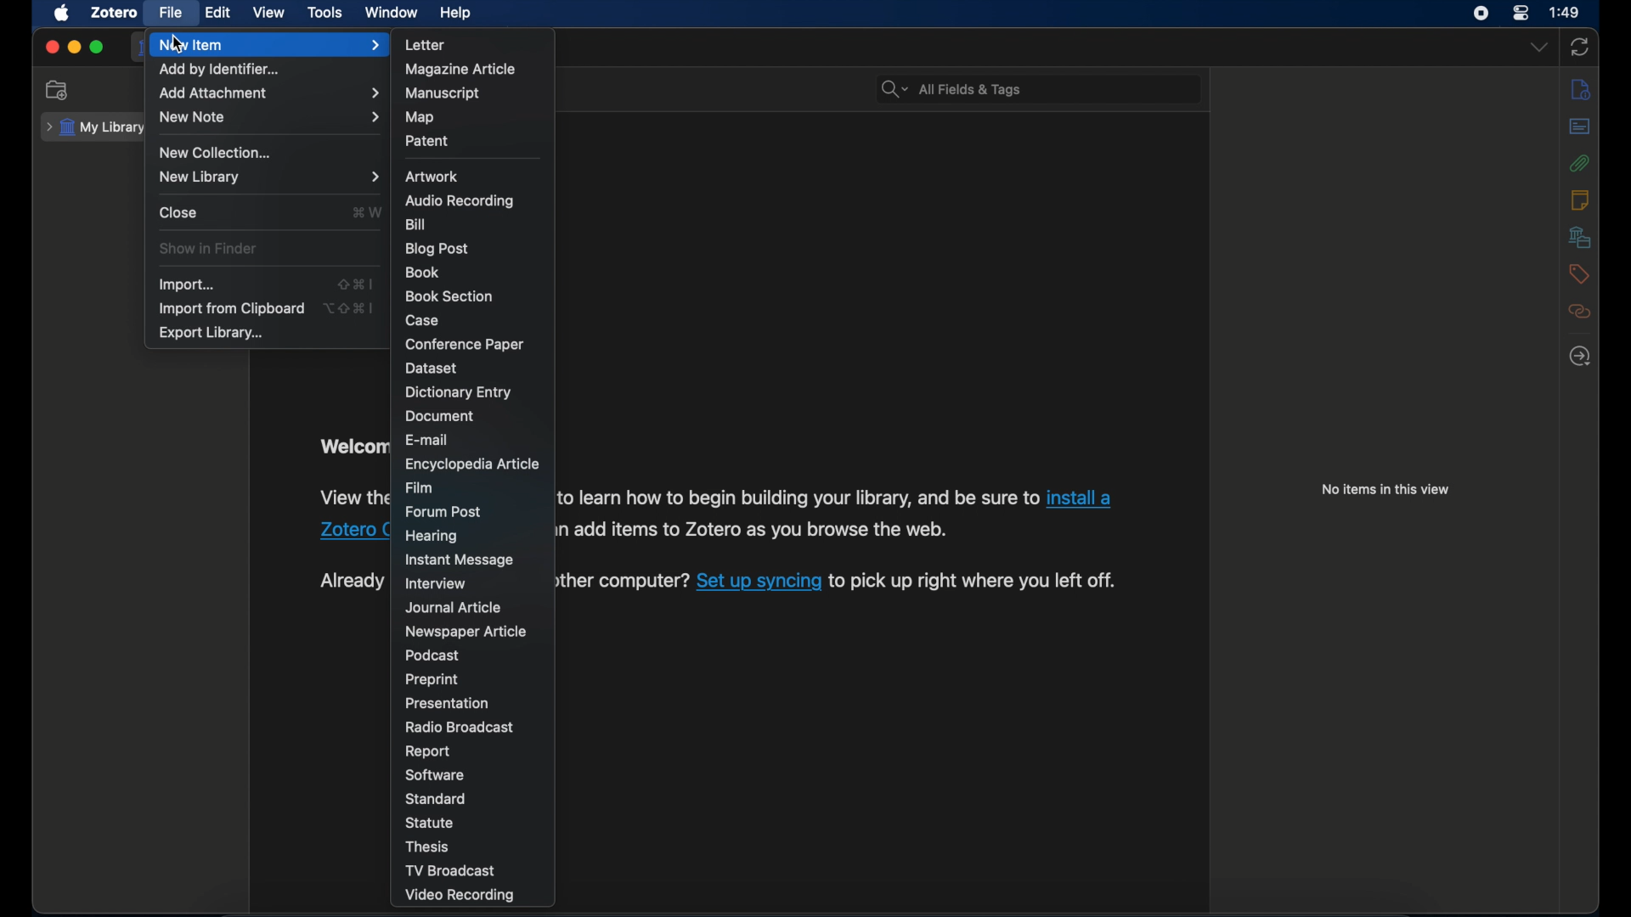 This screenshot has width=1631, height=917. I want to click on minimize, so click(73, 48).